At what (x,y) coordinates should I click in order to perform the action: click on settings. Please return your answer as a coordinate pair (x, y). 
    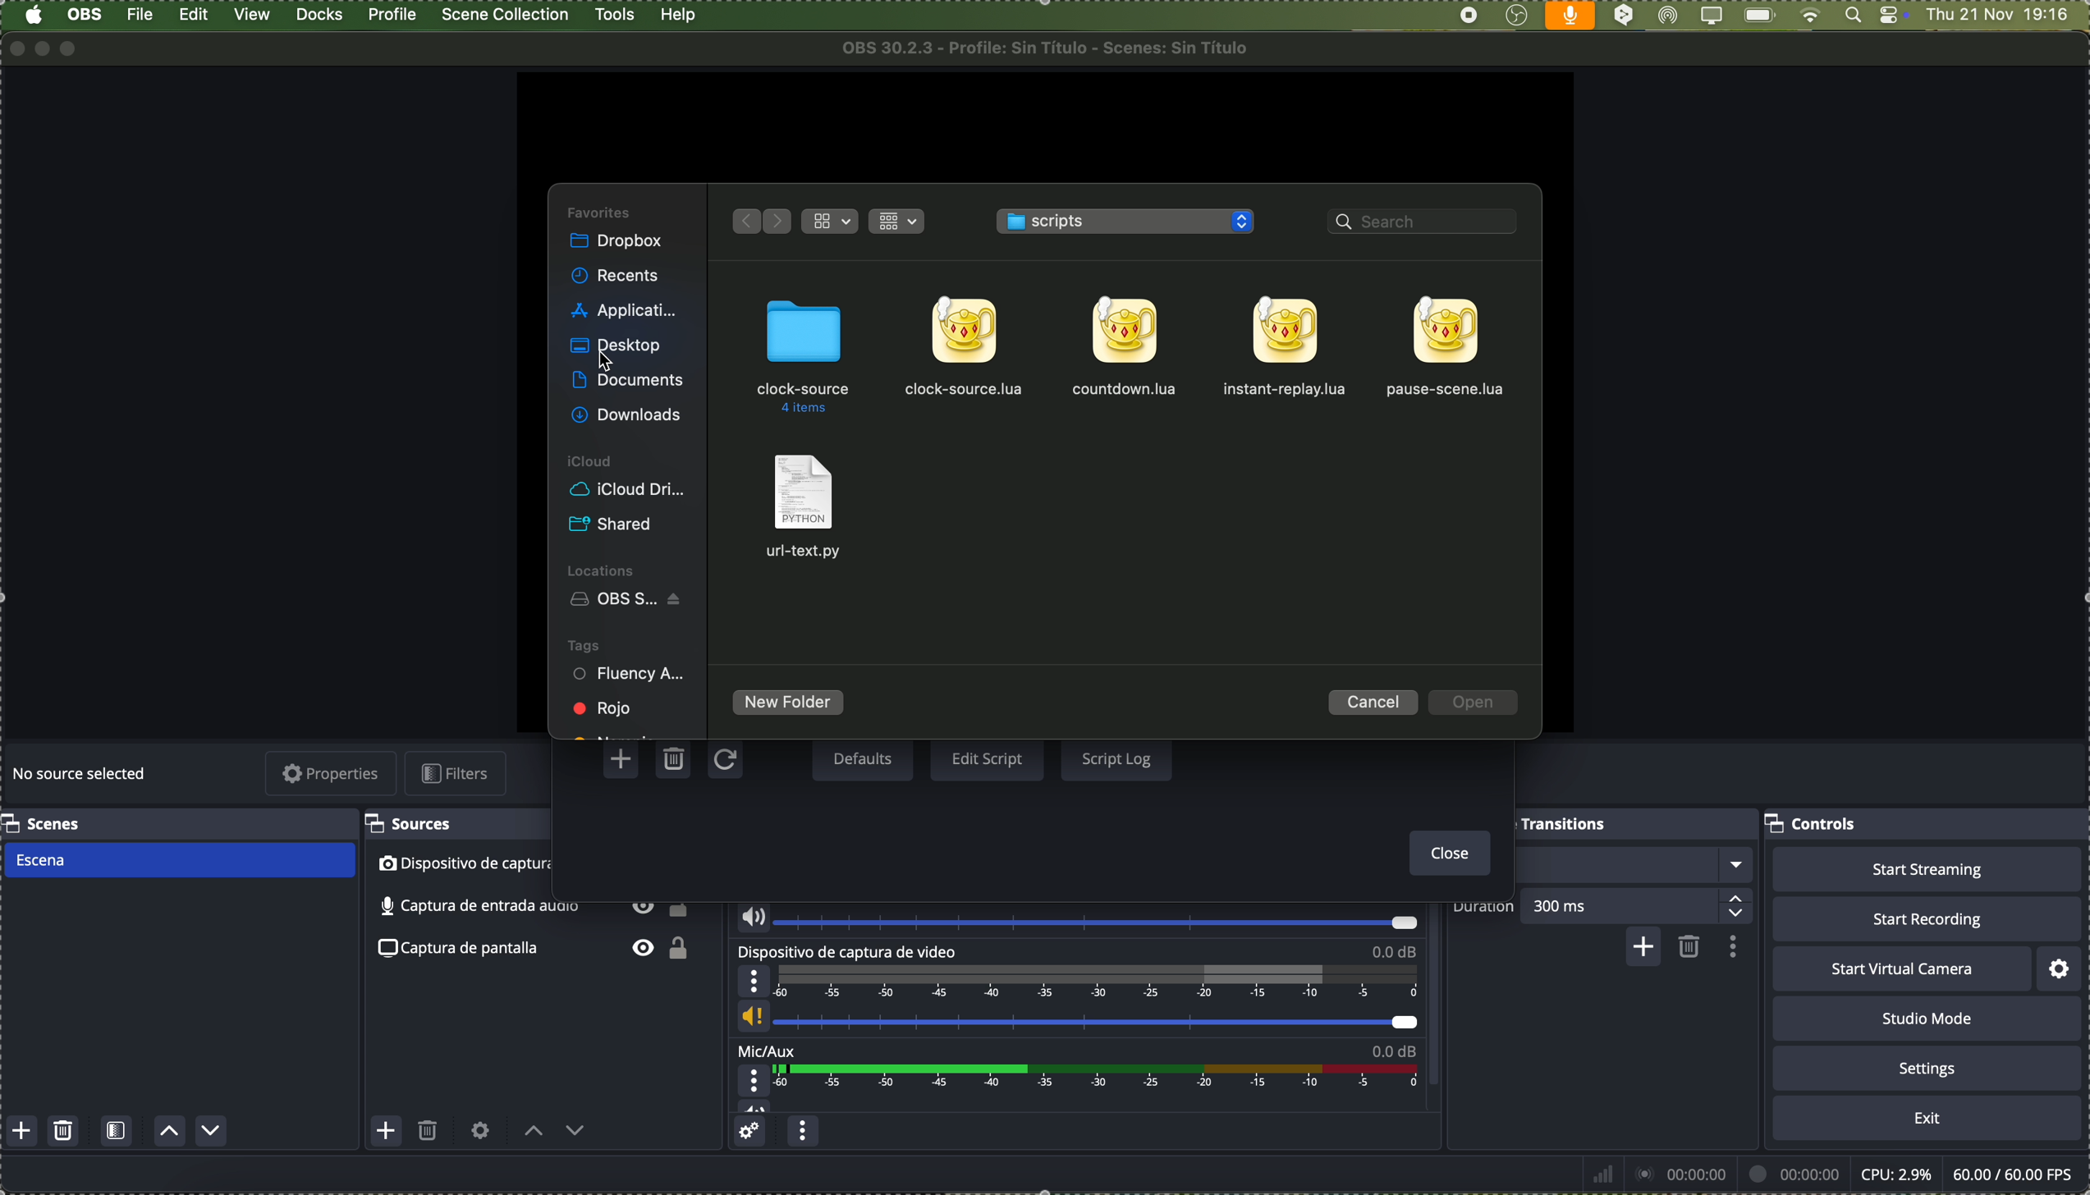
    Looking at the image, I should click on (1927, 1067).